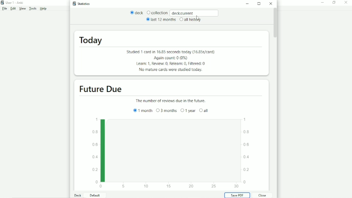  I want to click on Minimize, so click(323, 3).